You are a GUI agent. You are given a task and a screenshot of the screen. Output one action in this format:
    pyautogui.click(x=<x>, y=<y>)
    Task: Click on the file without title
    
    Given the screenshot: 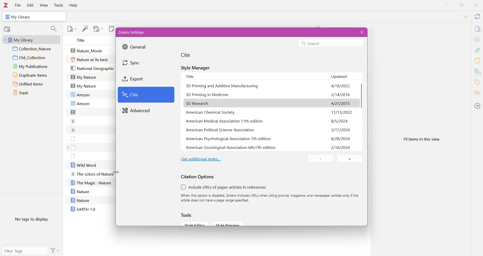 What is the action you would take?
    pyautogui.click(x=74, y=112)
    